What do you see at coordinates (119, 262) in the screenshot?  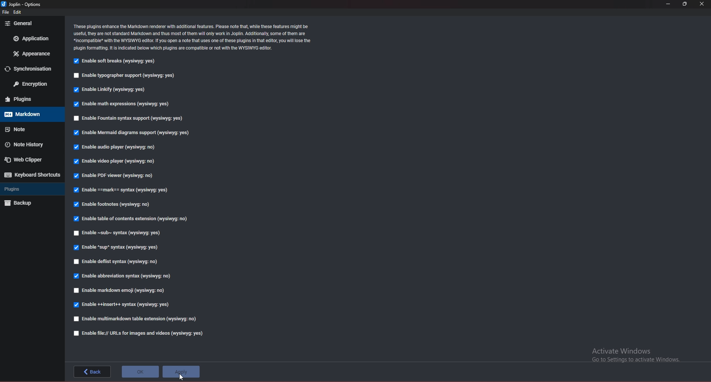 I see `enable deflist syntax` at bounding box center [119, 262].